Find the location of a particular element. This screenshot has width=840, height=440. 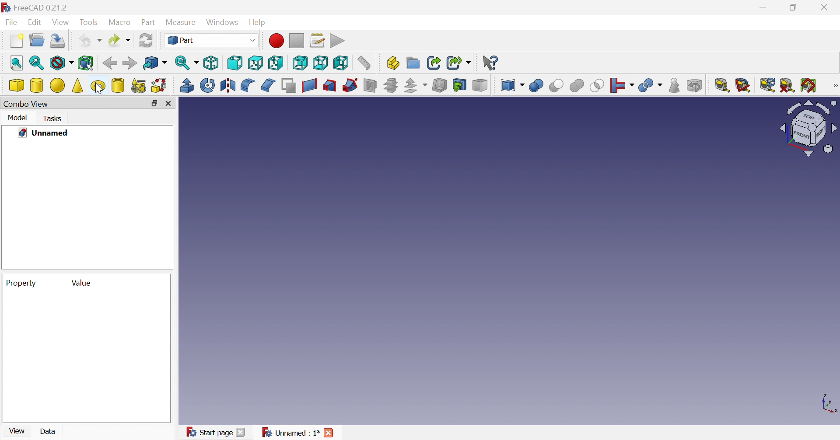

Data is located at coordinates (49, 431).